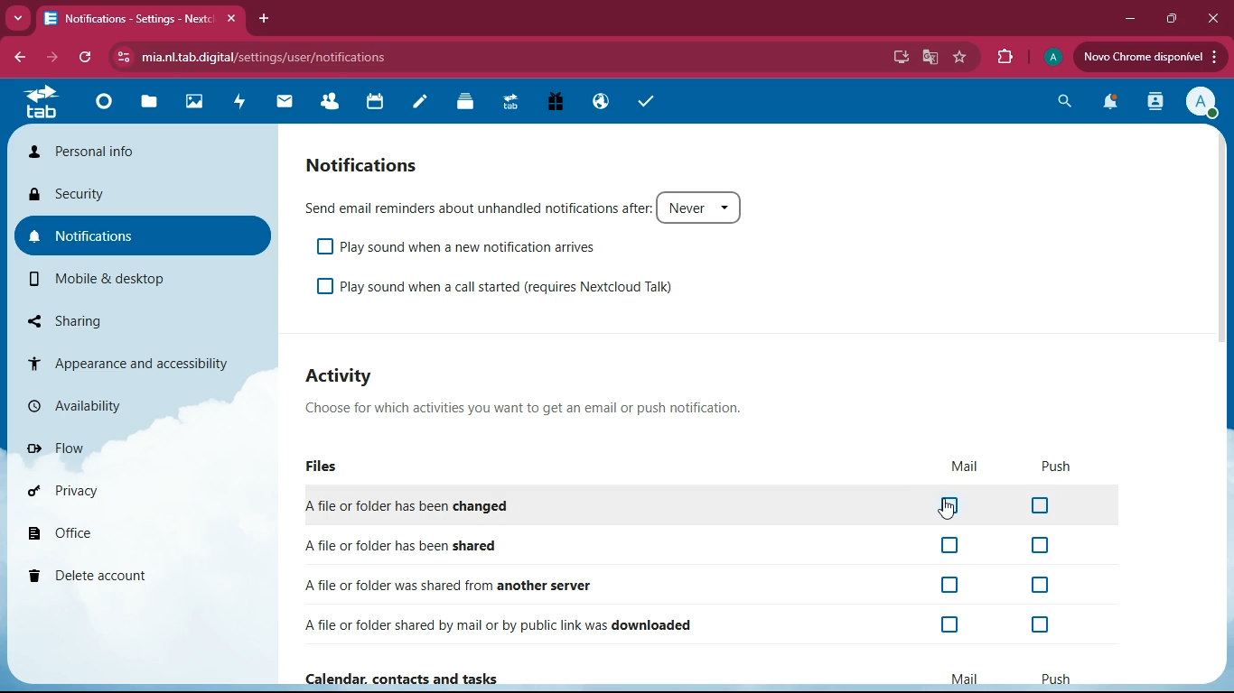  Describe the element at coordinates (137, 150) in the screenshot. I see `personal info` at that location.